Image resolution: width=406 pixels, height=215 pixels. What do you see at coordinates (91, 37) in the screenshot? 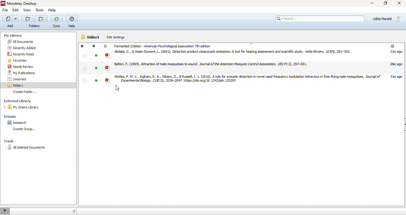
I see `folder1` at bounding box center [91, 37].